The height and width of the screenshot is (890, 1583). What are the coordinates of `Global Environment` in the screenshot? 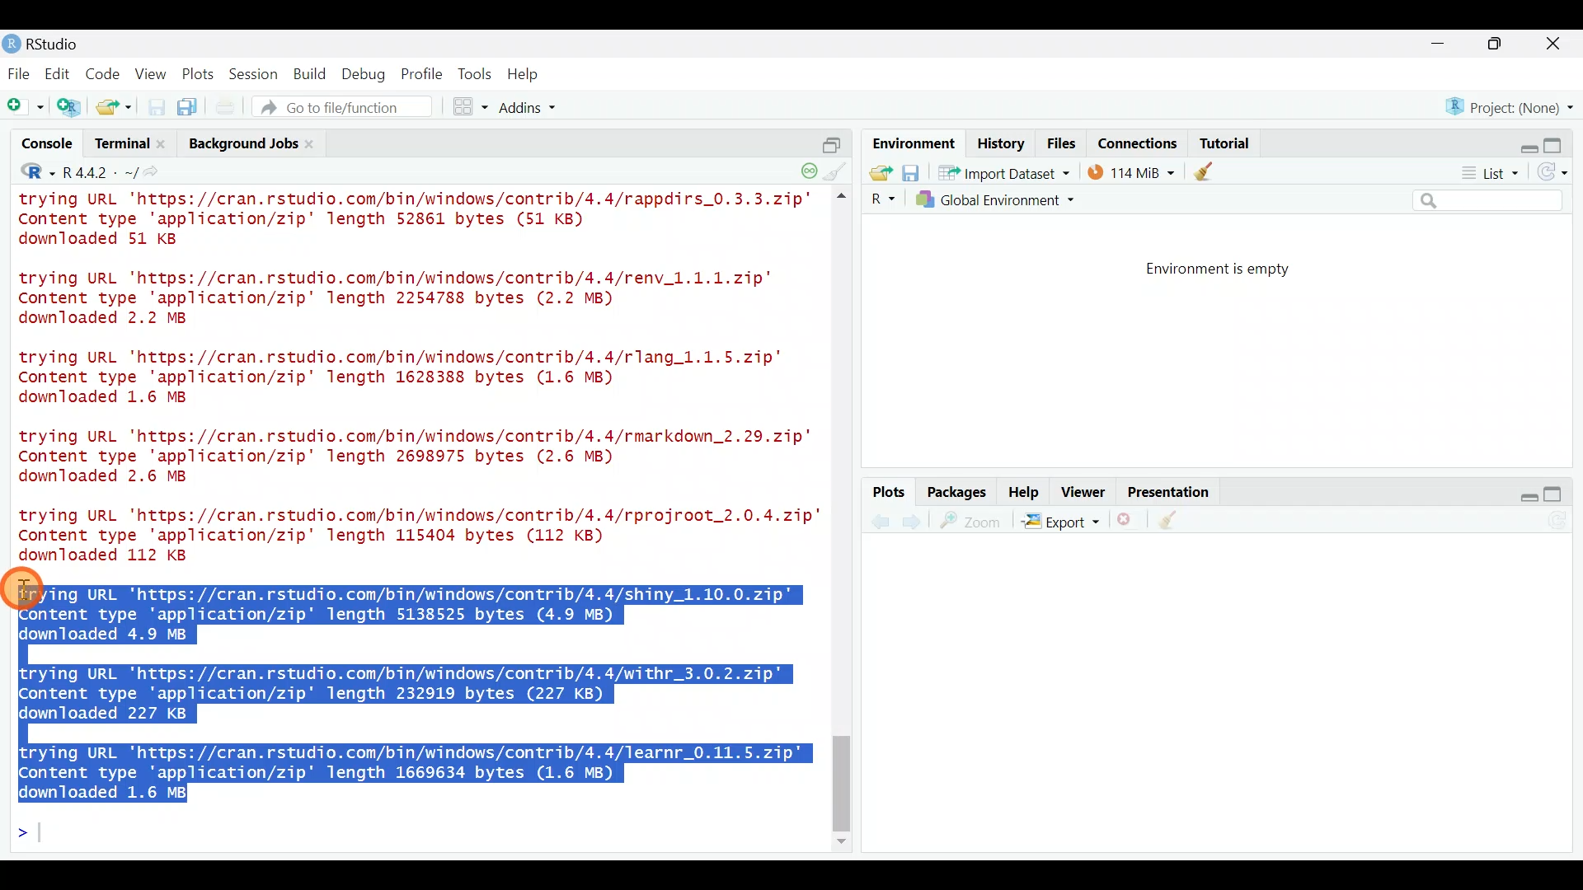 It's located at (1008, 199).